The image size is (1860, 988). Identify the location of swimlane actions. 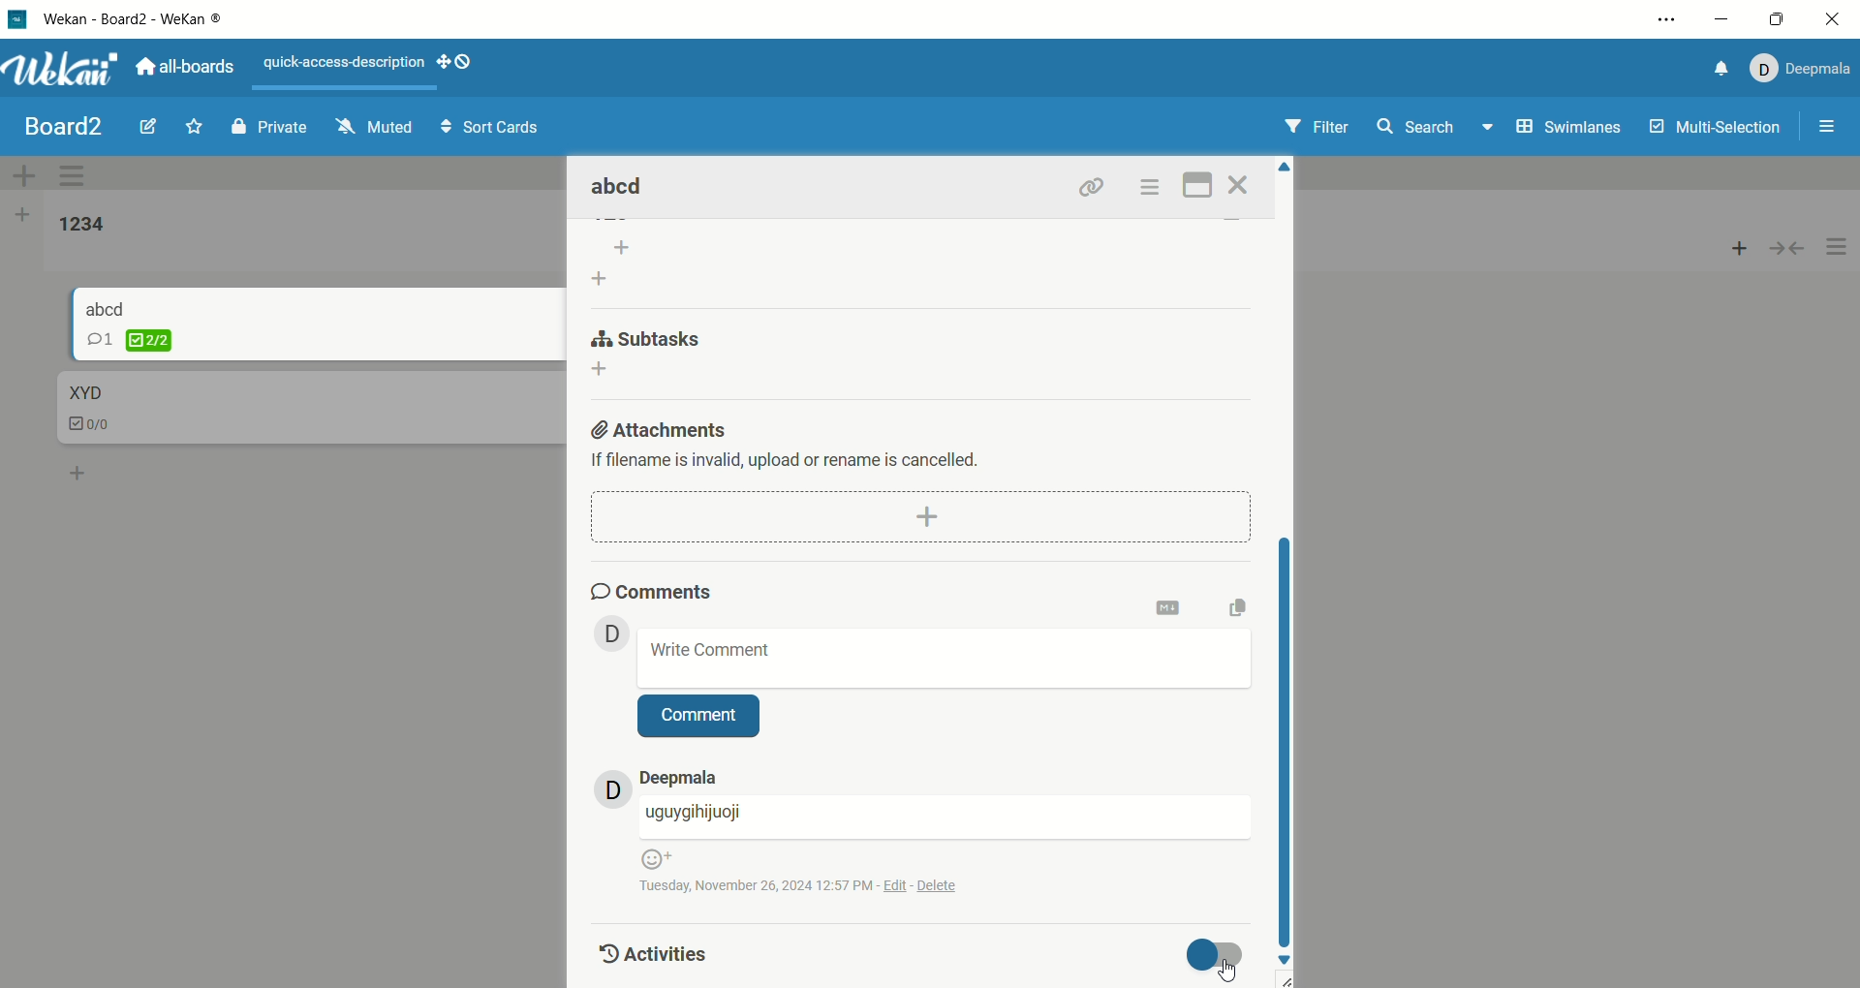
(77, 177).